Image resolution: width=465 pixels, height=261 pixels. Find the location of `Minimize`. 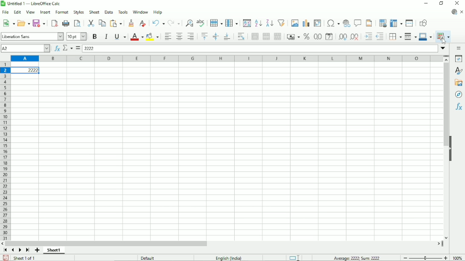

Minimize is located at coordinates (425, 3).